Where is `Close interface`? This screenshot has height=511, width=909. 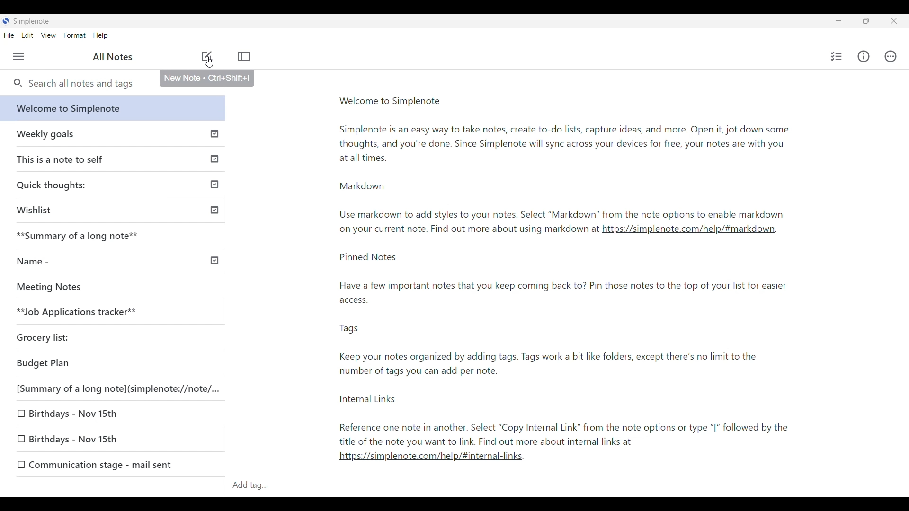
Close interface is located at coordinates (894, 21).